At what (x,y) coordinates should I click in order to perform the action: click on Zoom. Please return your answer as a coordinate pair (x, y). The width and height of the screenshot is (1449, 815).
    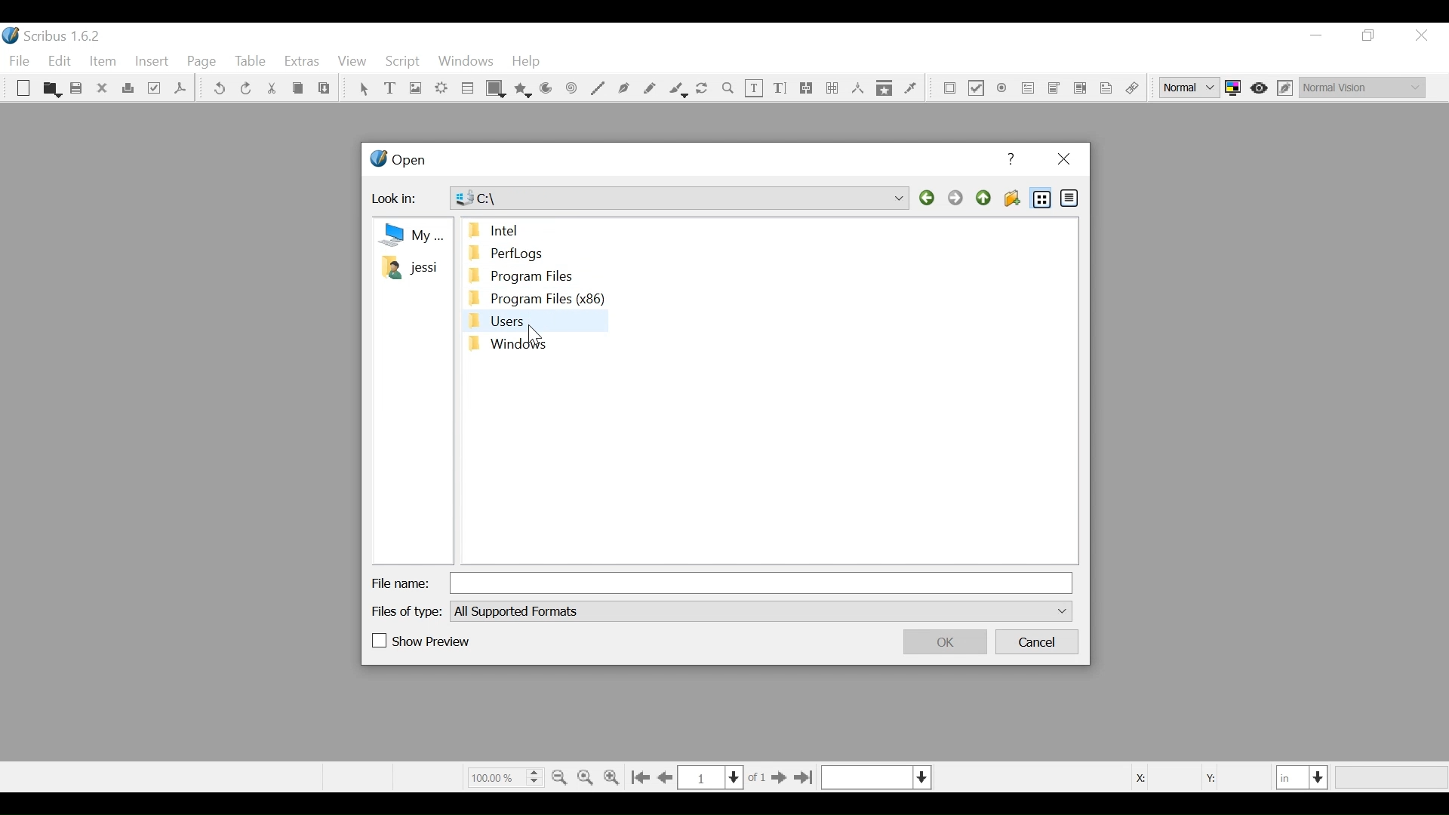
    Looking at the image, I should click on (728, 89).